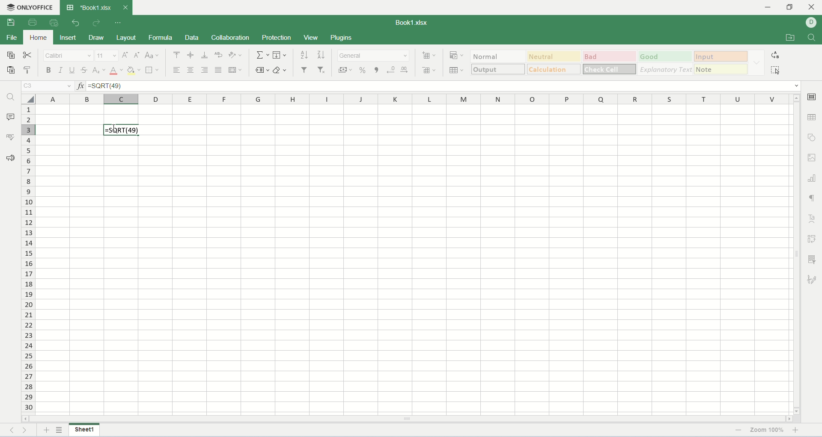 The width and height of the screenshot is (822, 437). I want to click on image settings, so click(813, 159).